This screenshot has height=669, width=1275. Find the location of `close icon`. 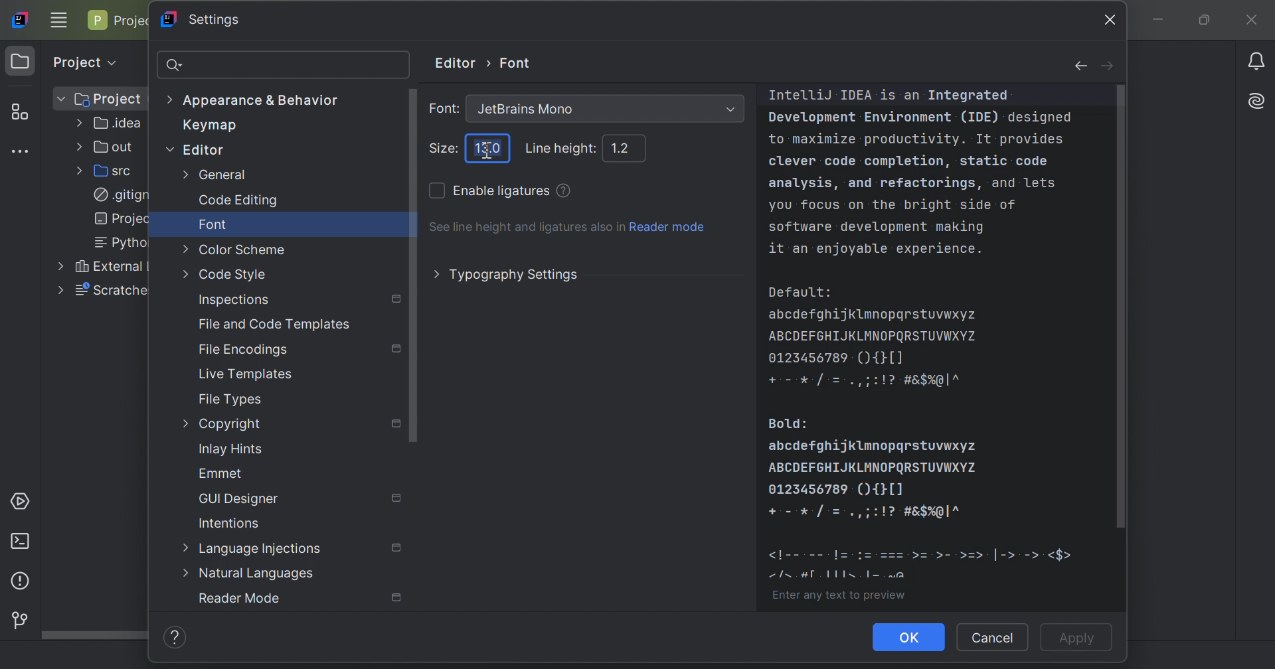

close icon is located at coordinates (1106, 19).